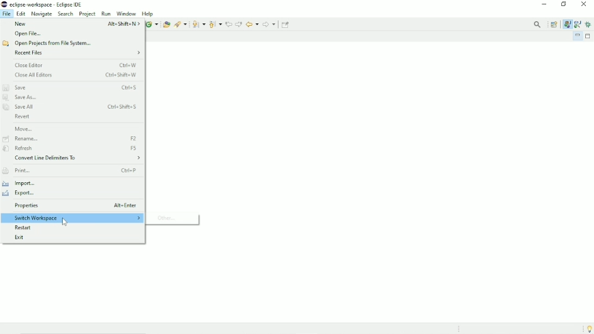  I want to click on File, so click(7, 14).